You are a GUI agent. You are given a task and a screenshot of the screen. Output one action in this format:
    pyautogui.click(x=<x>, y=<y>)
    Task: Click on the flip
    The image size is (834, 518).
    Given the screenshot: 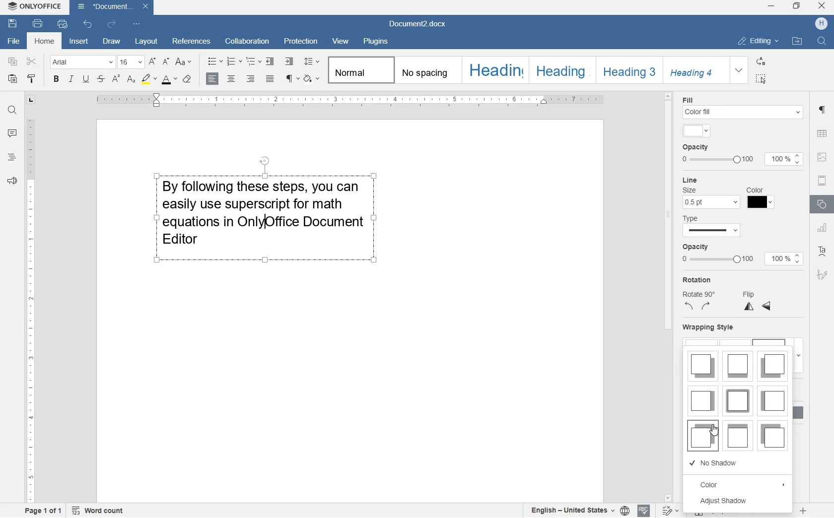 What is the action you would take?
    pyautogui.click(x=757, y=303)
    